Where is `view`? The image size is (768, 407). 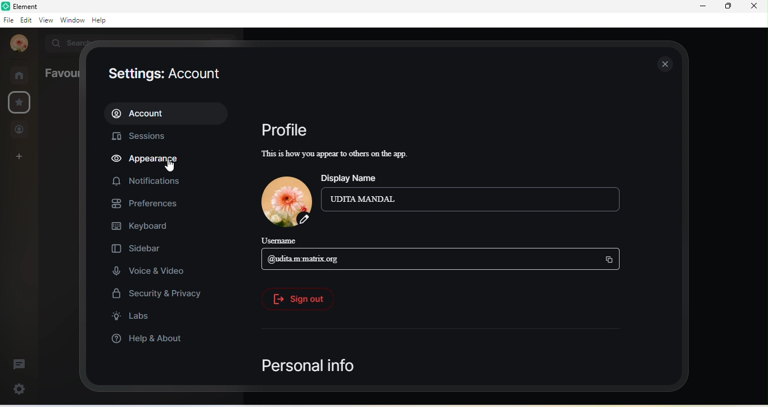
view is located at coordinates (44, 20).